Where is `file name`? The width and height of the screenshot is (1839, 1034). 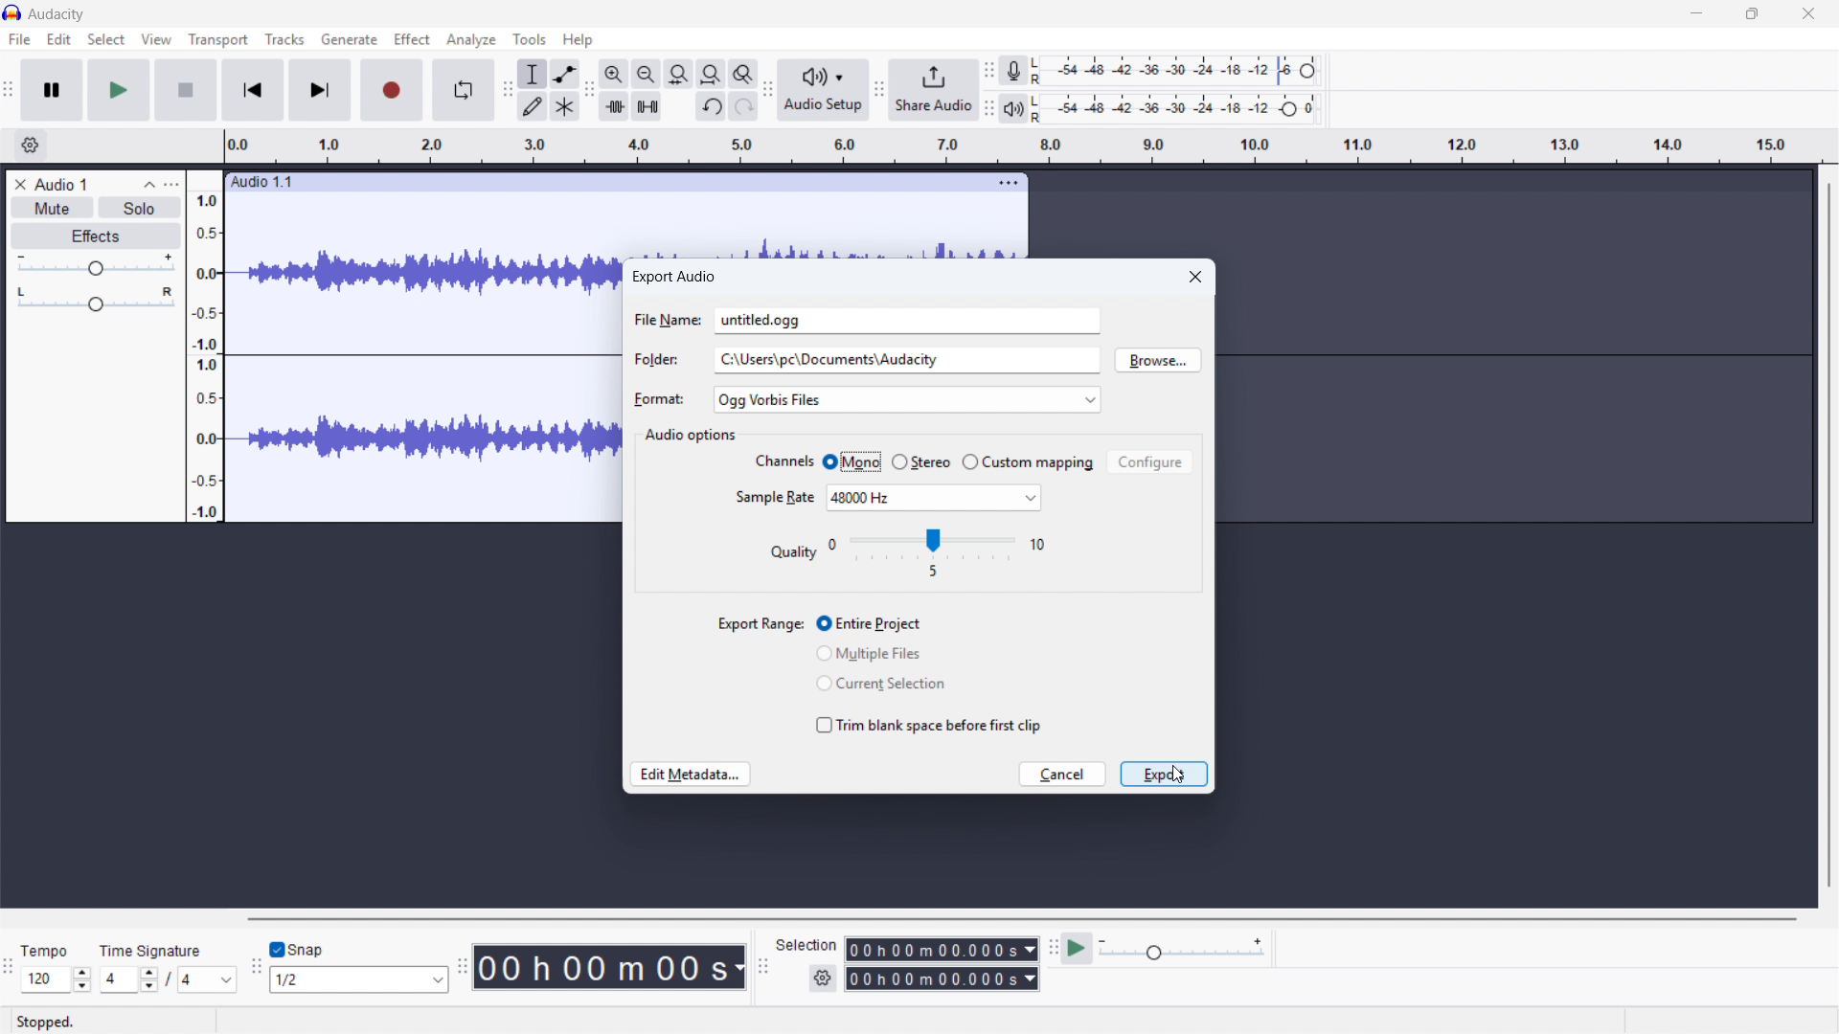 file name is located at coordinates (668, 324).